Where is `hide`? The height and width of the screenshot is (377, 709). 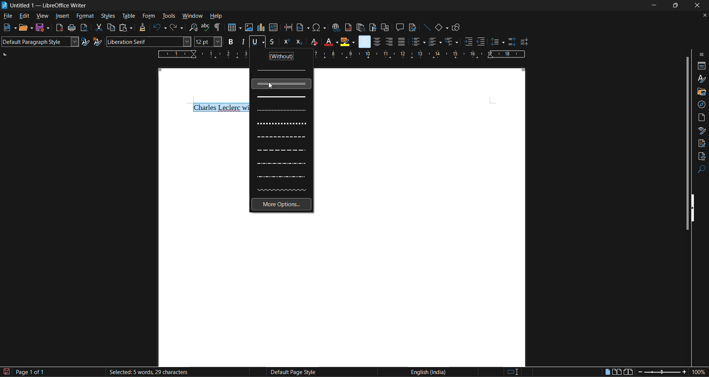 hide is located at coordinates (695, 207).